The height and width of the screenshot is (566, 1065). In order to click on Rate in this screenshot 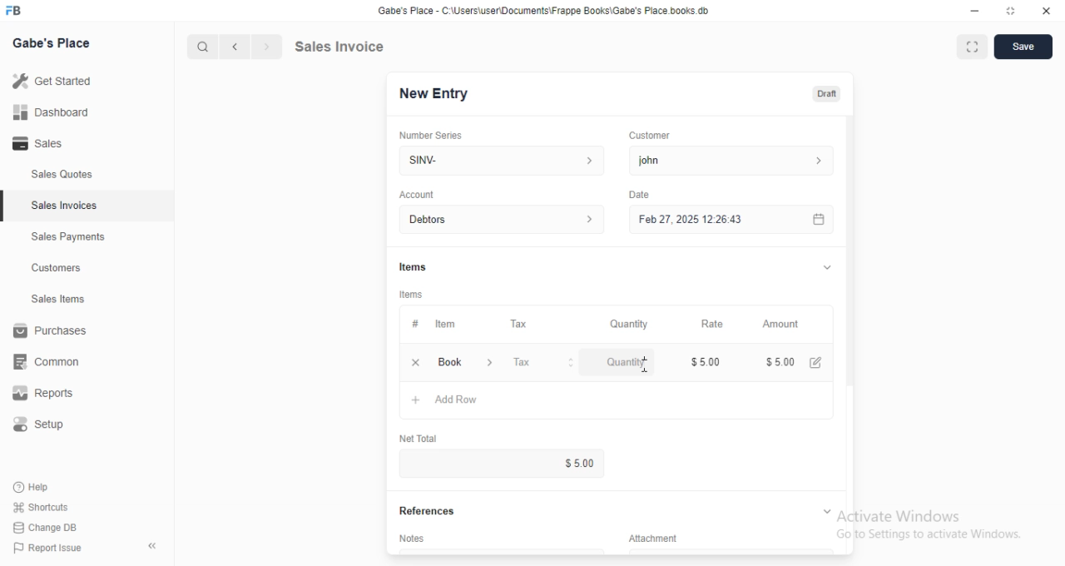, I will do `click(716, 323)`.